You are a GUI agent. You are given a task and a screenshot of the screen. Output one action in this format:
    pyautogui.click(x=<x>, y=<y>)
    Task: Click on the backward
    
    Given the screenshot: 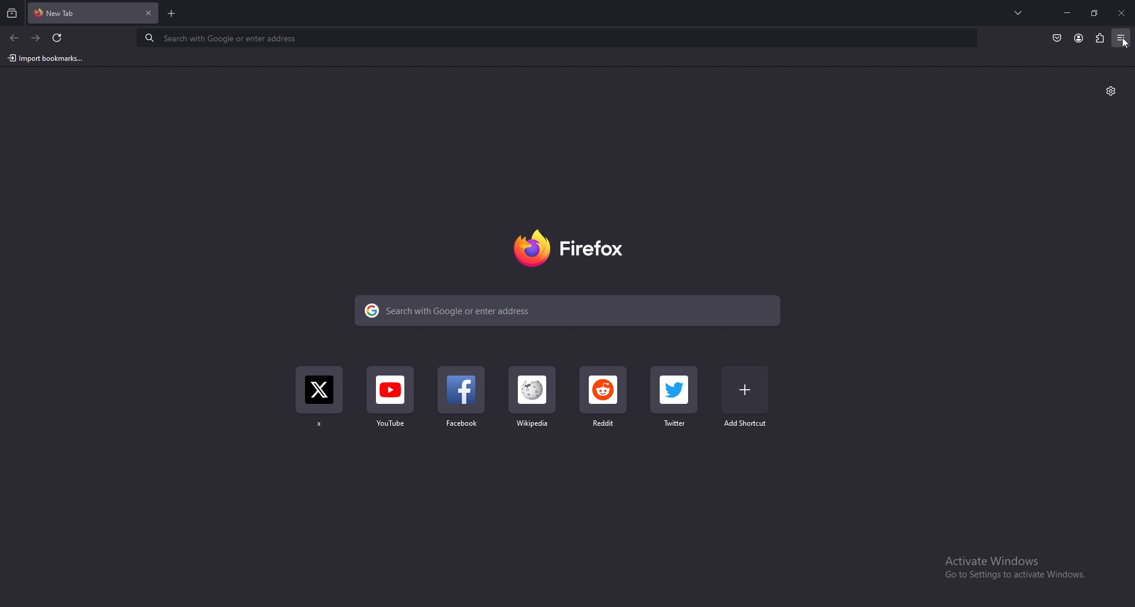 What is the action you would take?
    pyautogui.click(x=15, y=38)
    